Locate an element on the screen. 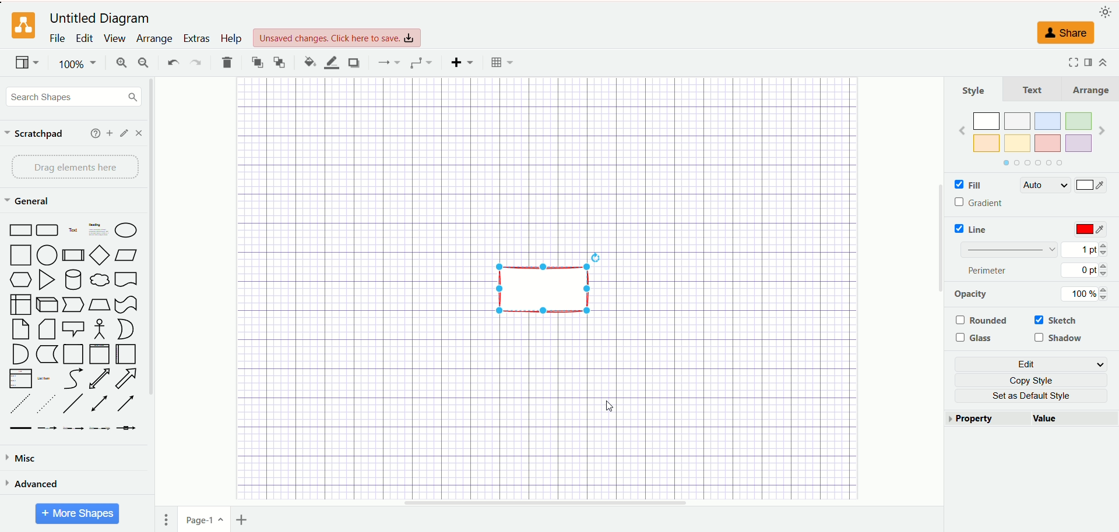 The height and width of the screenshot is (532, 1119). search shapes is located at coordinates (72, 97).